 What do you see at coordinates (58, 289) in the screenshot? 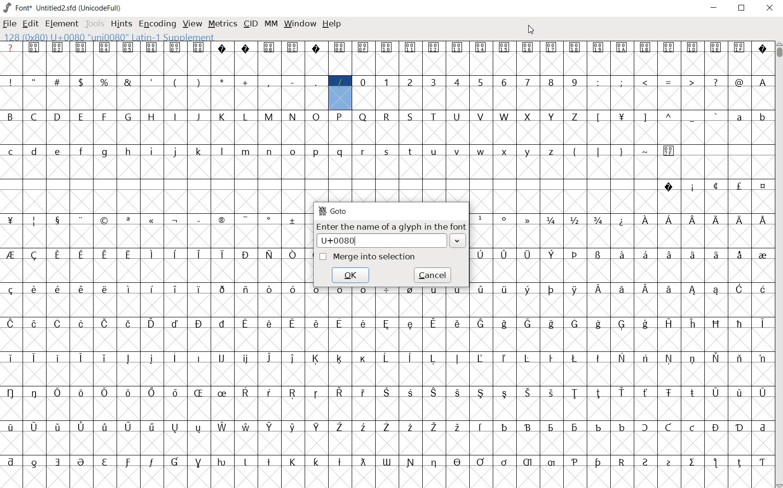
I see `glyph` at bounding box center [58, 289].